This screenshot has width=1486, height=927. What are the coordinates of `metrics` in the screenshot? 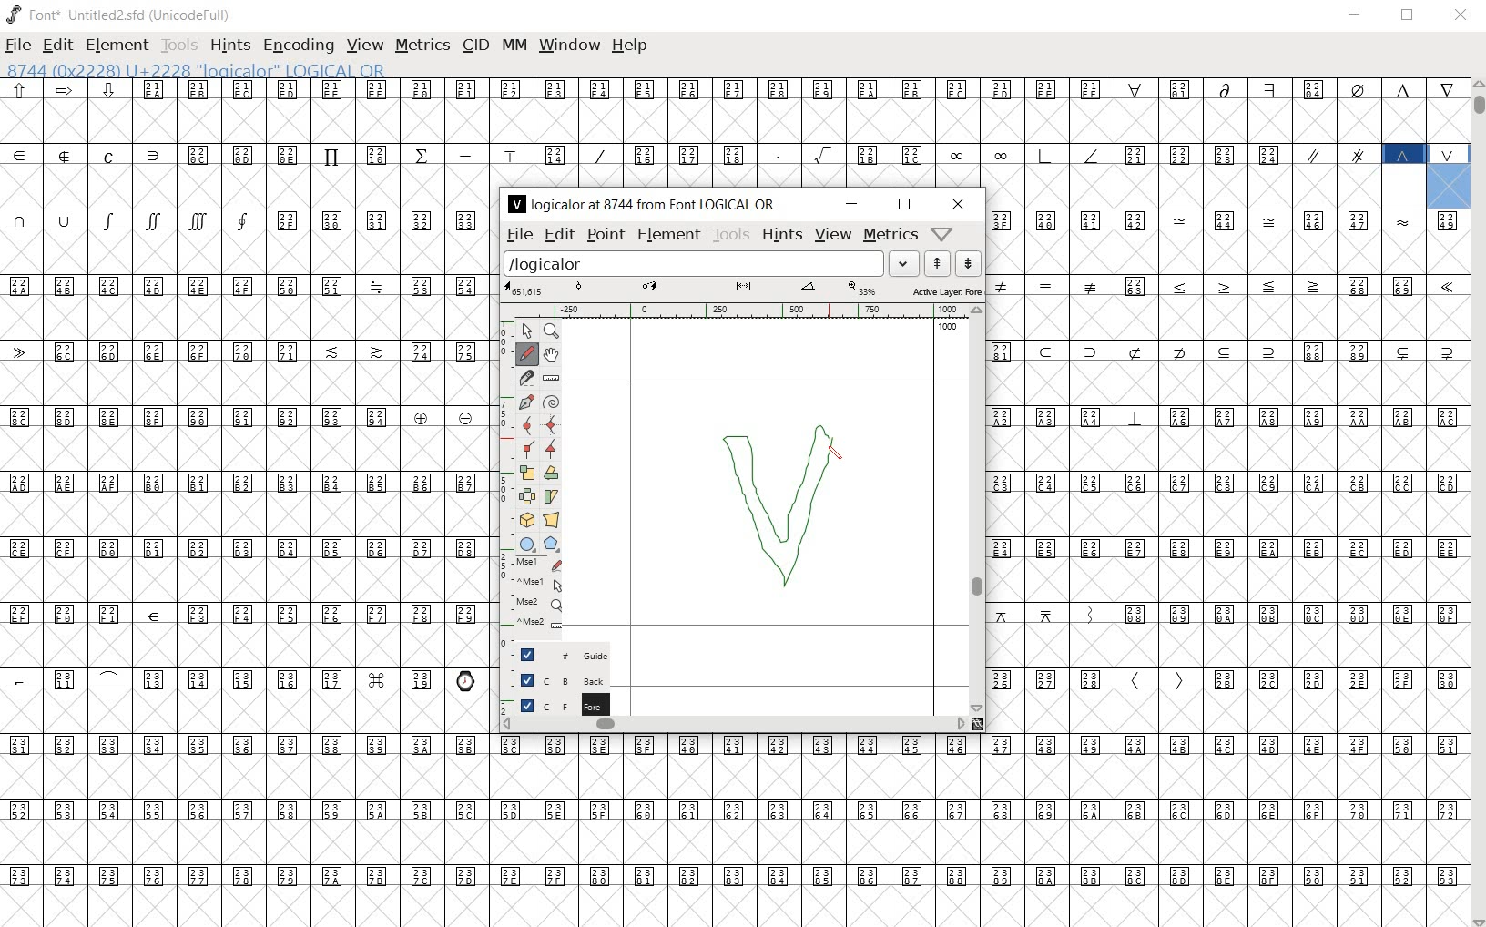 It's located at (891, 234).